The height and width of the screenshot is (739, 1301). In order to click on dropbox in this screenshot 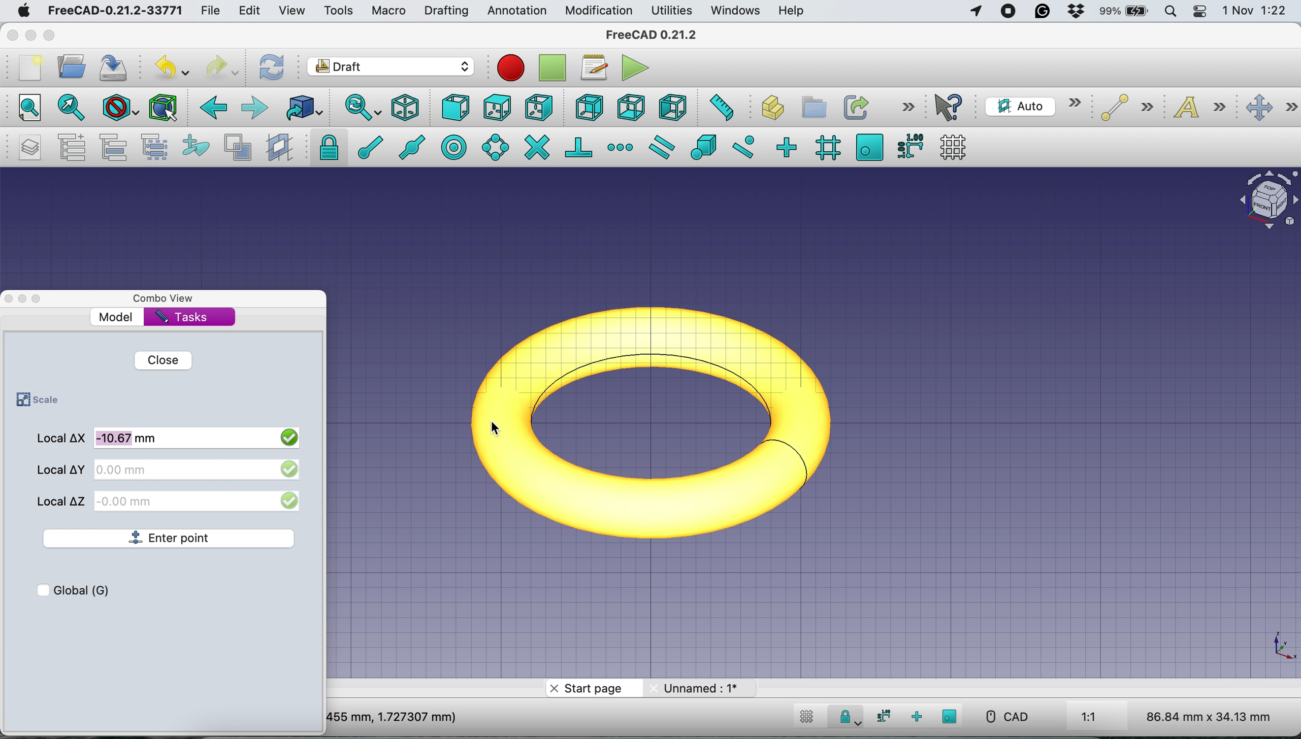, I will do `click(1075, 11)`.